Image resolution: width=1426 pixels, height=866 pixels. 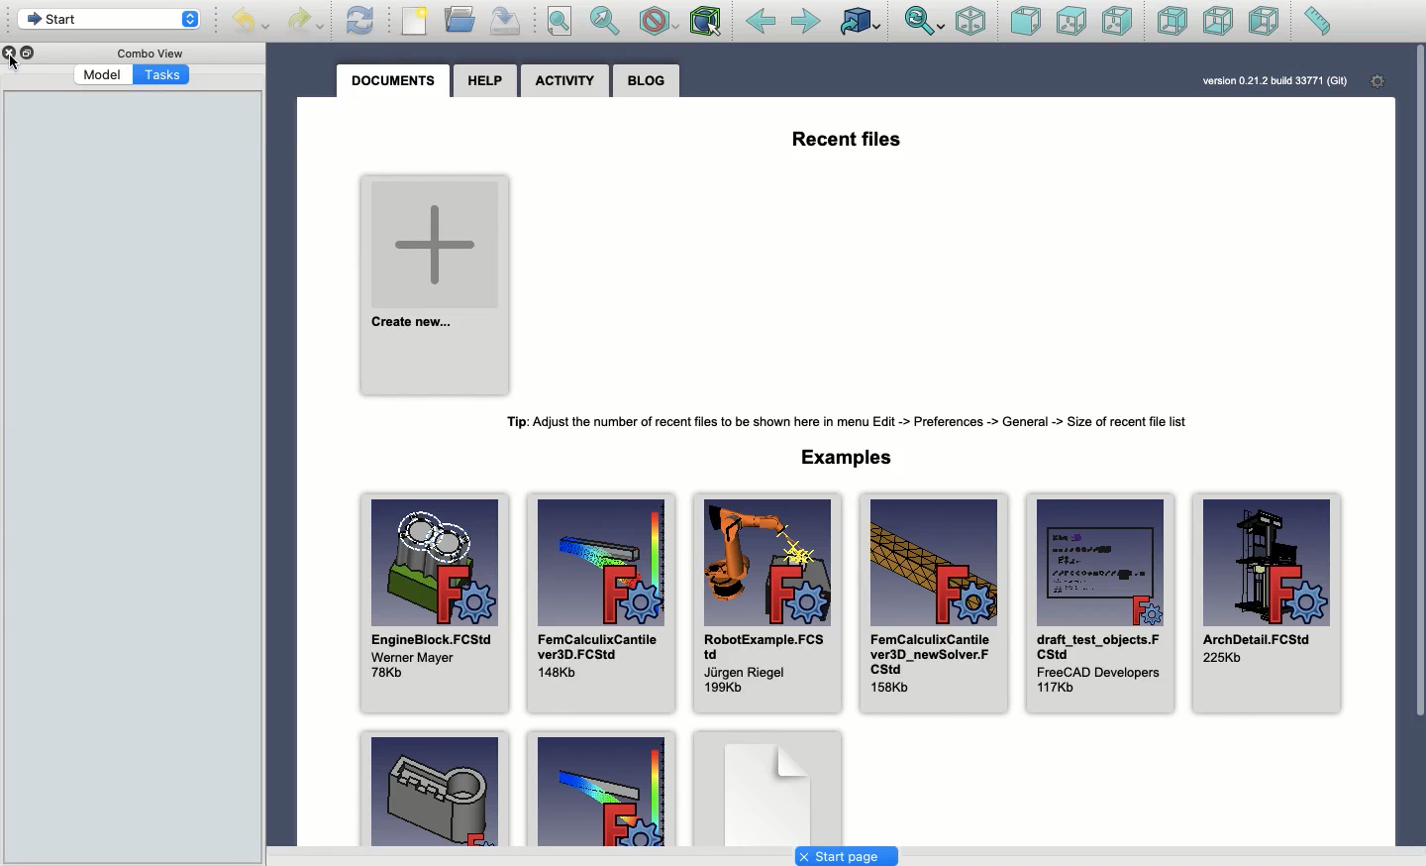 I want to click on Isometric, so click(x=971, y=21).